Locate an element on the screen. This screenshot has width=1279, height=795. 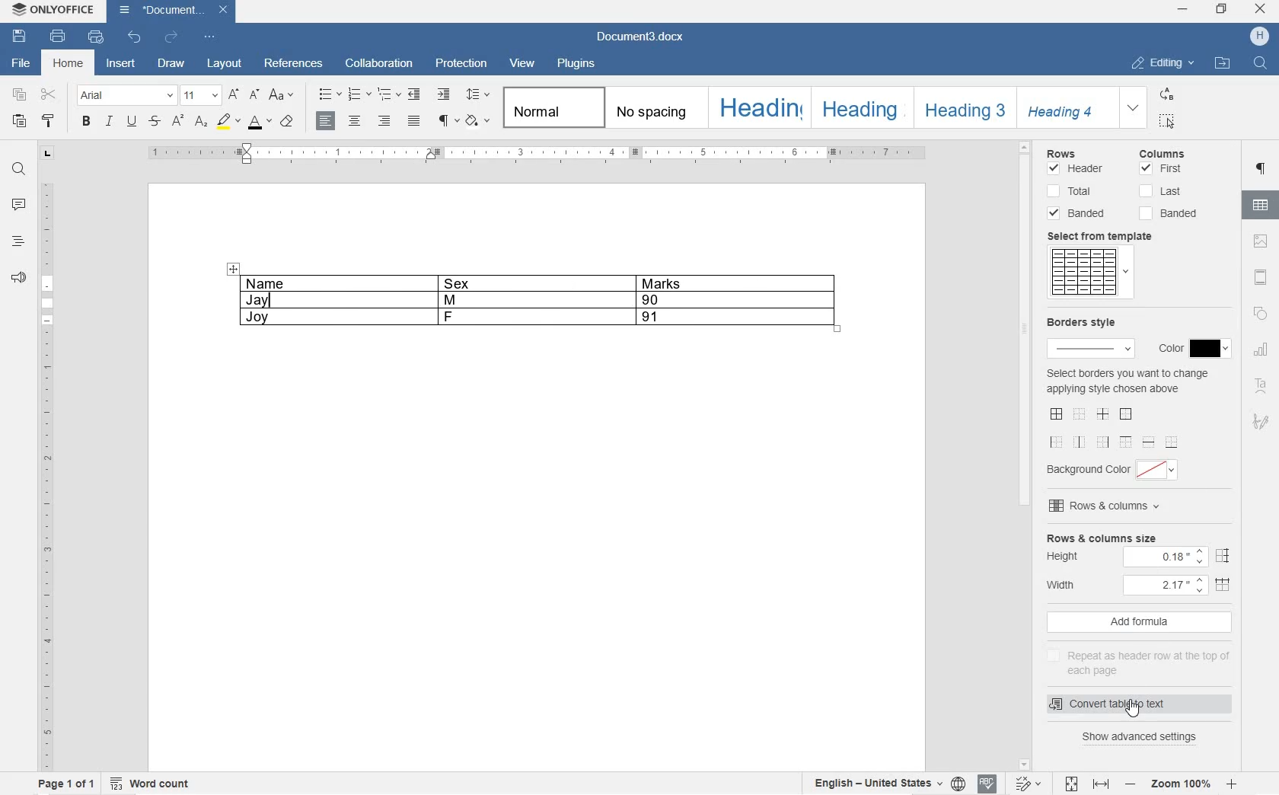
INCREMENT FONT SIZE is located at coordinates (234, 95).